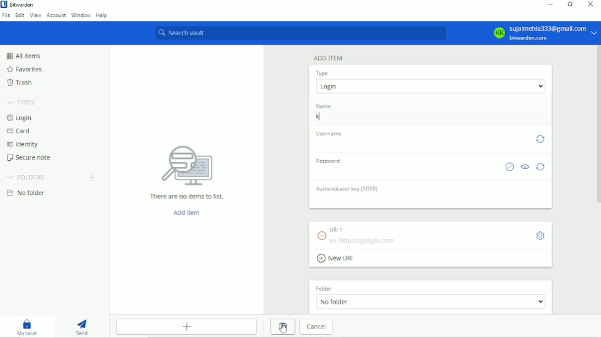 The height and width of the screenshot is (338, 601). I want to click on Add item, so click(328, 58).